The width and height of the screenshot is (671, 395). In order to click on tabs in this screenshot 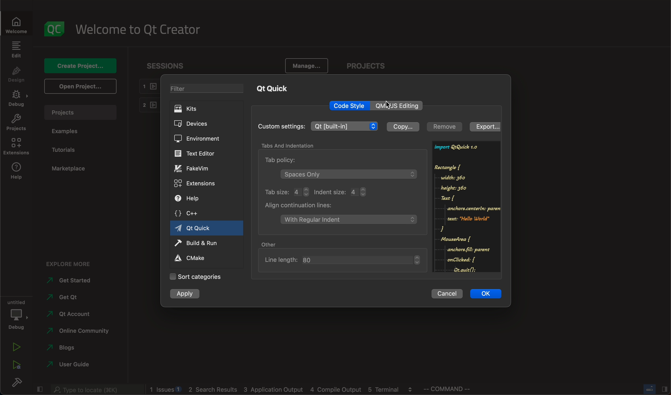, I will do `click(292, 145)`.